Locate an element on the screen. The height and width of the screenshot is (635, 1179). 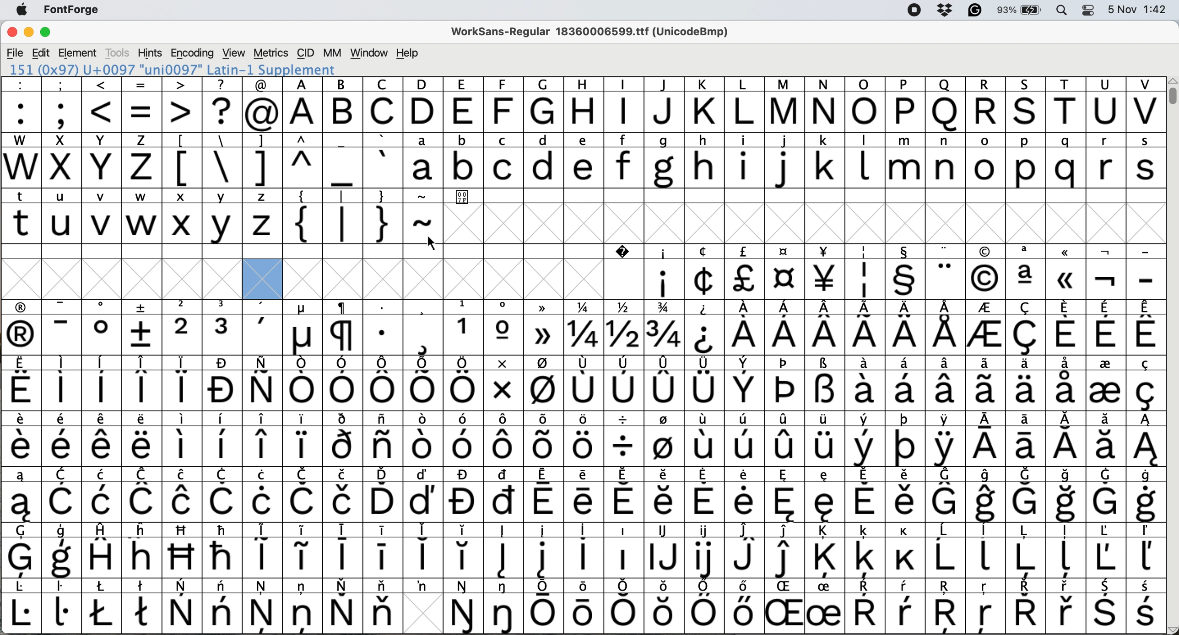
symbol is located at coordinates (626, 605).